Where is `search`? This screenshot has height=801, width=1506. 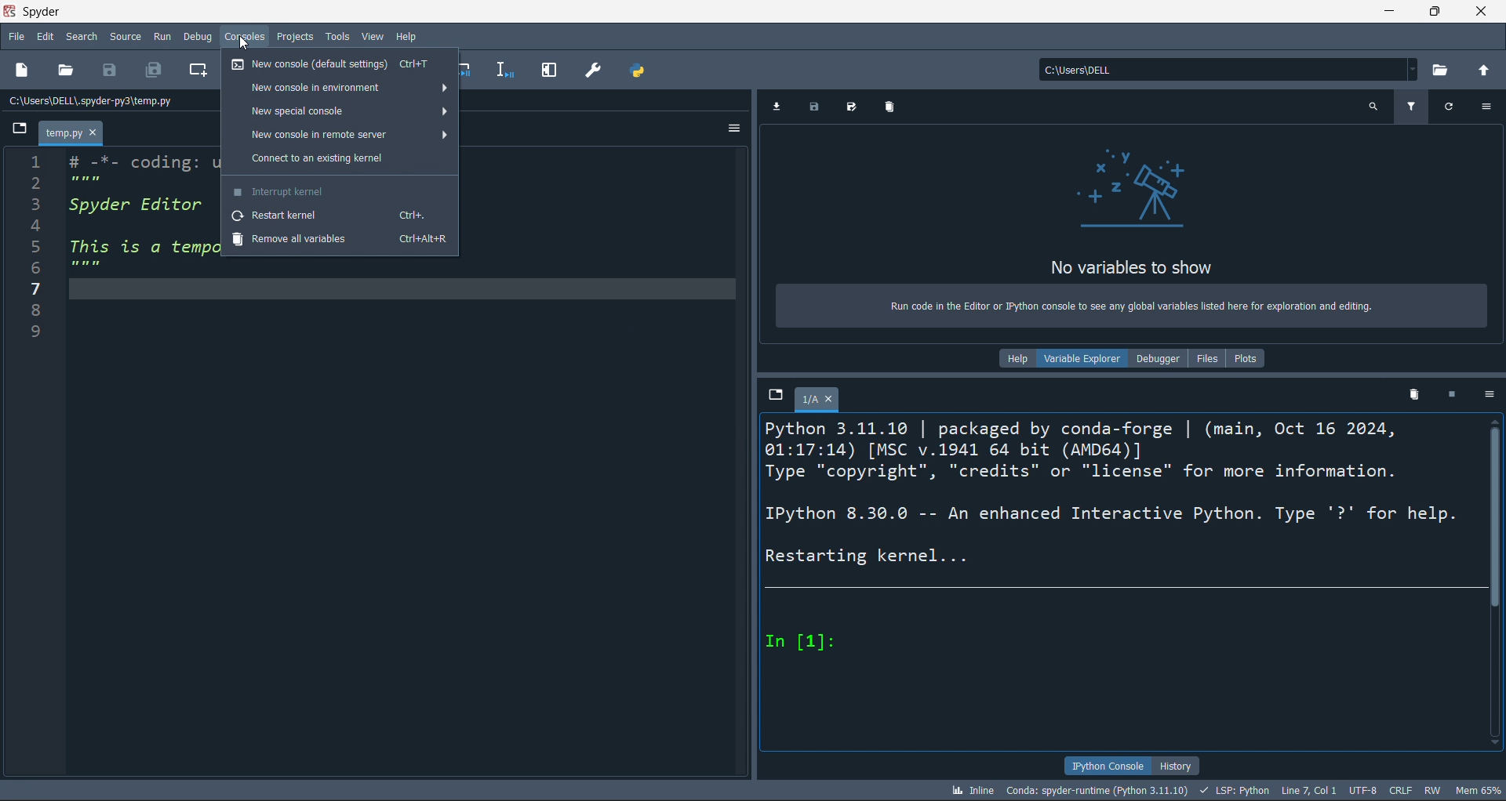
search is located at coordinates (86, 34).